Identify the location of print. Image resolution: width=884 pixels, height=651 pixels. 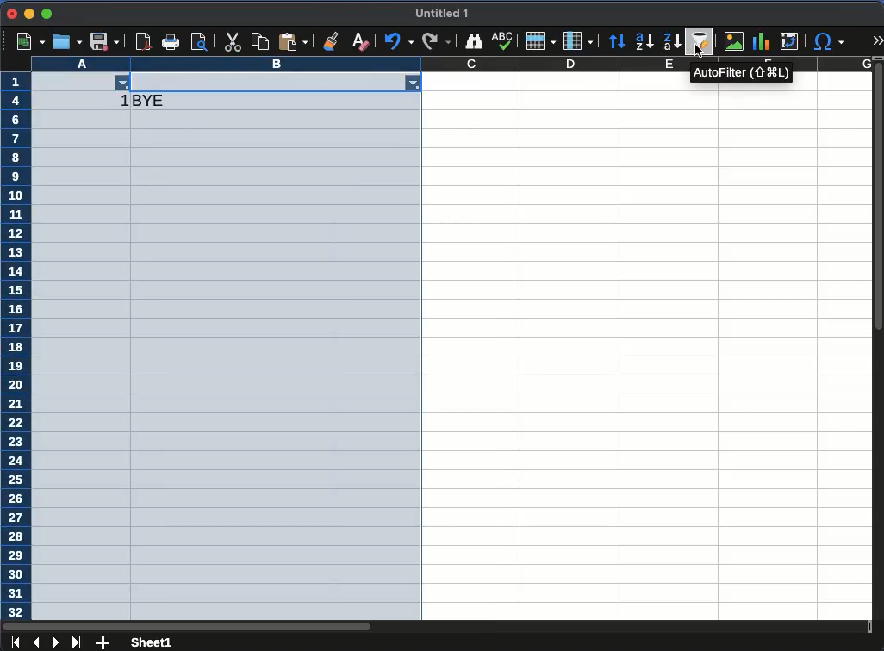
(171, 41).